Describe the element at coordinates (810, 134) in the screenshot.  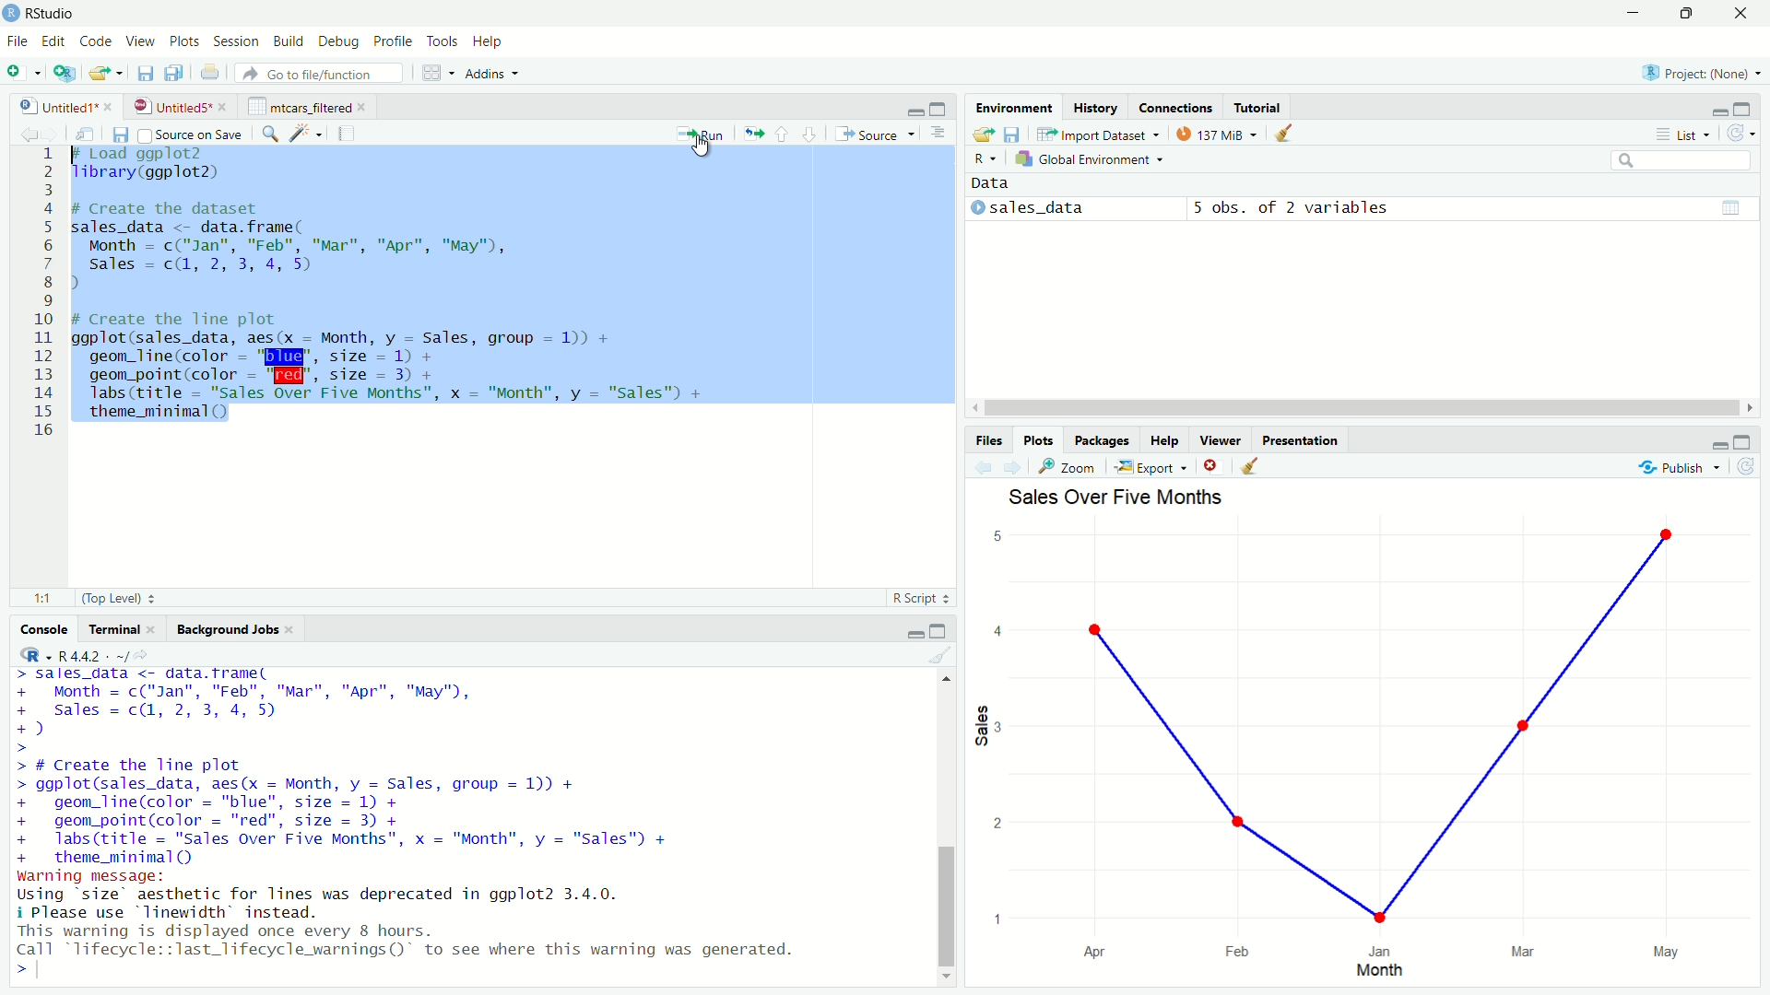
I see `next code section` at that location.